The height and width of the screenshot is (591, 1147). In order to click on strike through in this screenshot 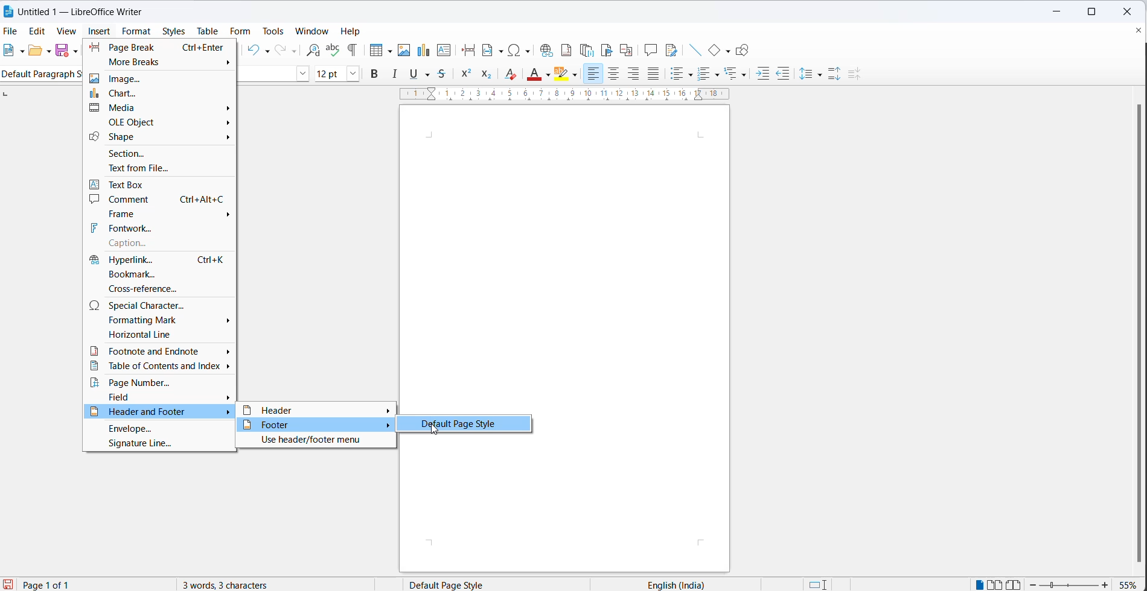, I will do `click(429, 74)`.